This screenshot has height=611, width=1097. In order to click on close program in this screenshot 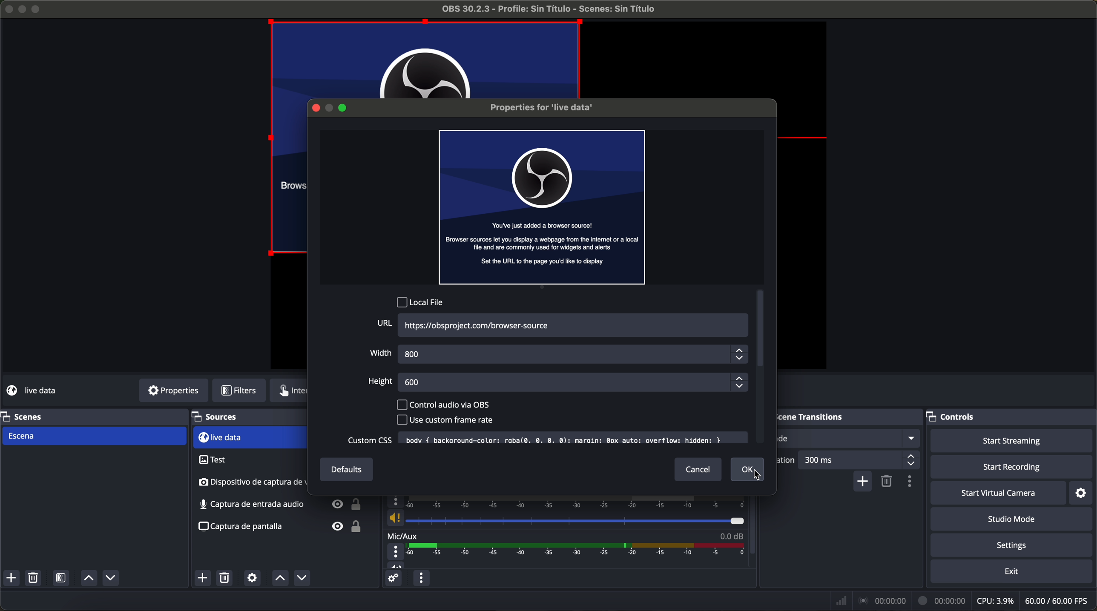, I will do `click(7, 10)`.